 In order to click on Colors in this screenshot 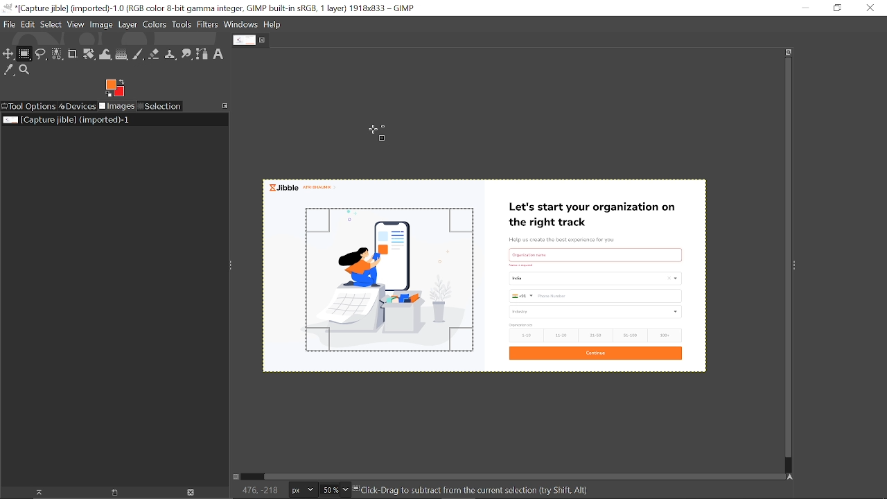, I will do `click(155, 25)`.